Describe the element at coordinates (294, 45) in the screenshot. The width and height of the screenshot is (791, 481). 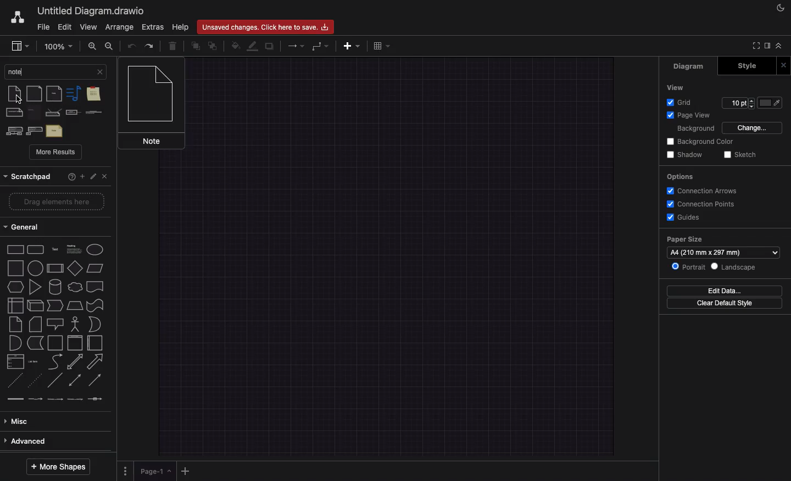
I see `Arrows` at that location.